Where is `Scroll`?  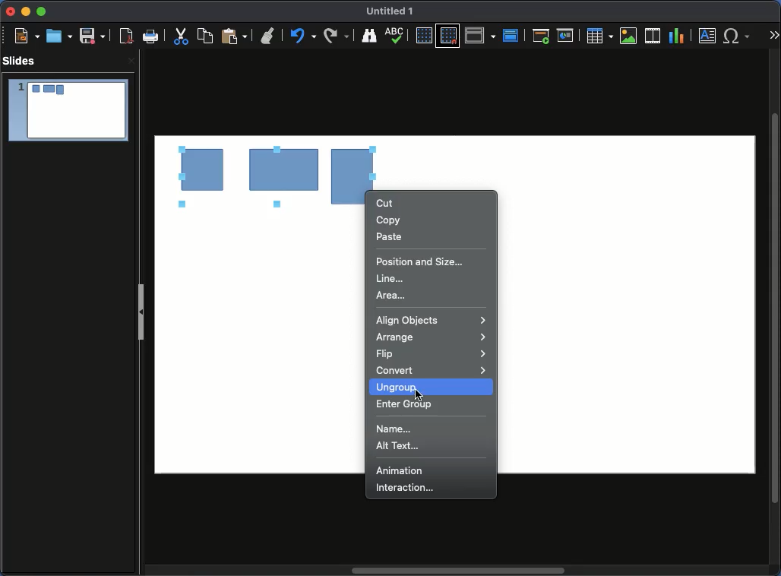
Scroll is located at coordinates (775, 309).